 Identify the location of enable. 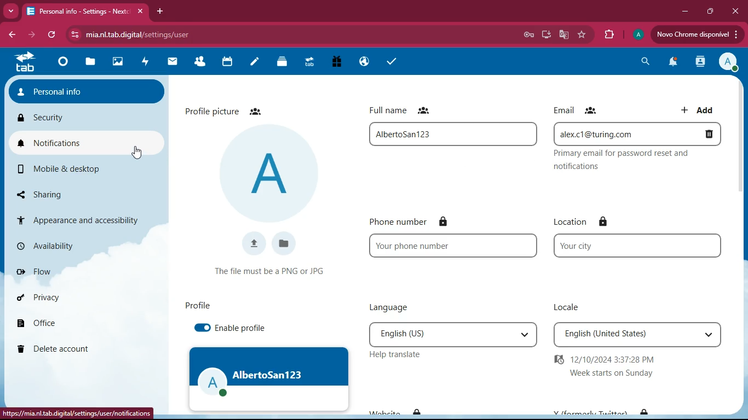
(202, 328).